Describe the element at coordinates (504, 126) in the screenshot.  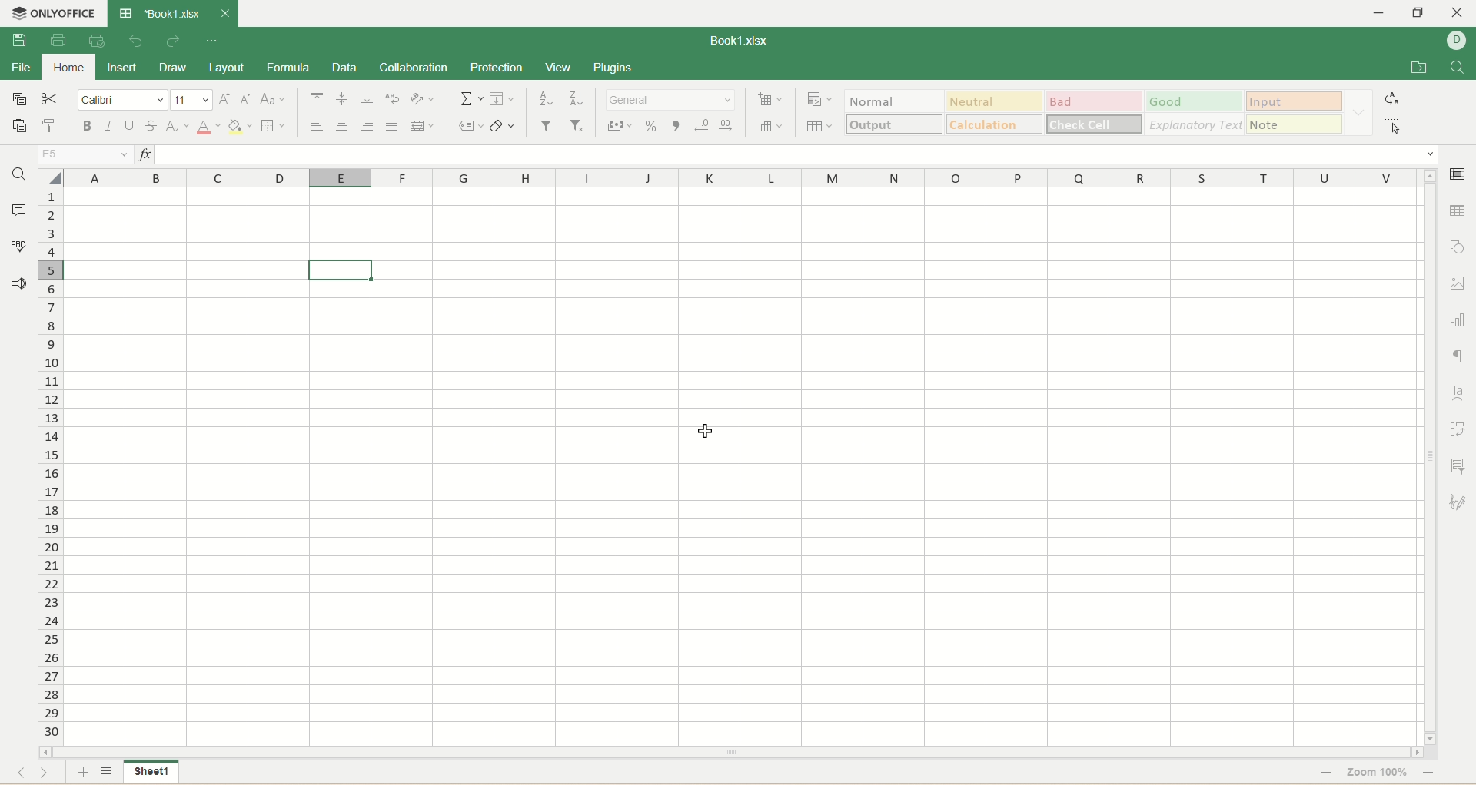
I see `clear` at that location.